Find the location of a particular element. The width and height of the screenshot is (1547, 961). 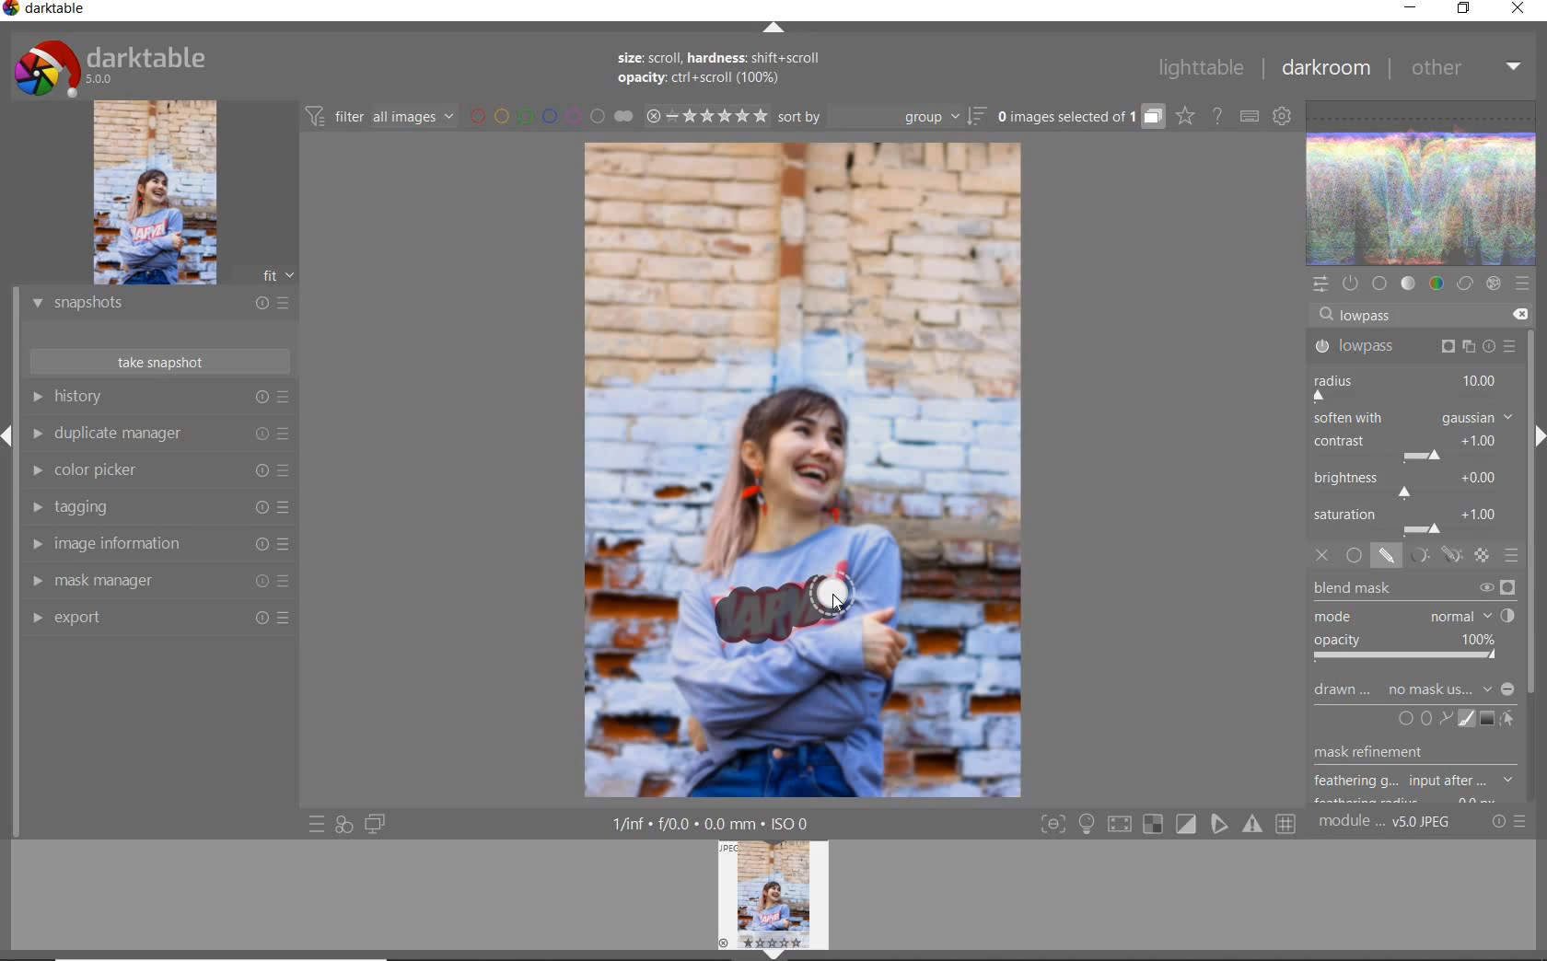

display a second darkroom image window is located at coordinates (376, 823).